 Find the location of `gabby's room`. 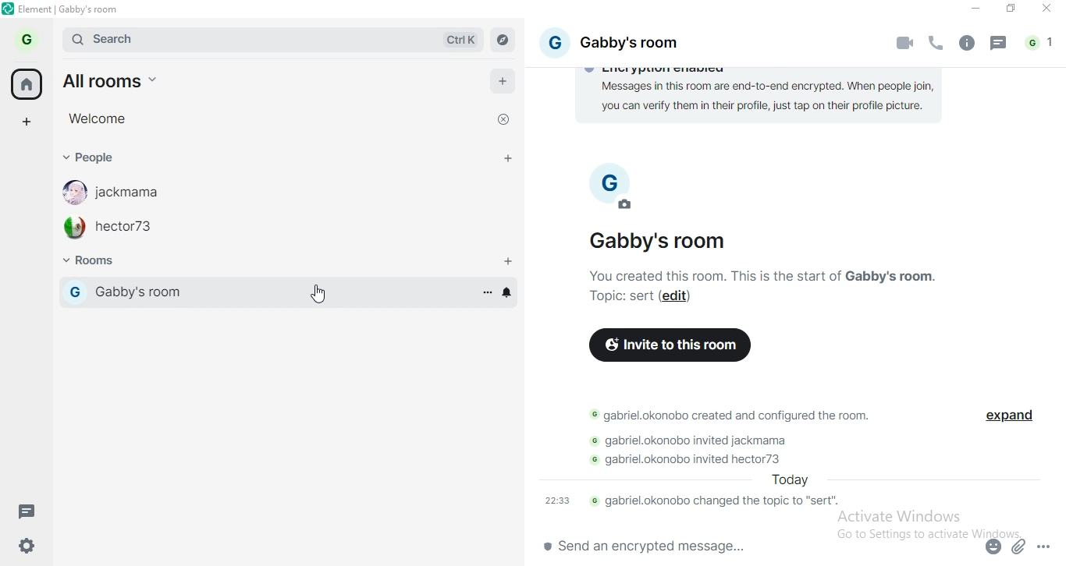

gabby's room is located at coordinates (646, 44).